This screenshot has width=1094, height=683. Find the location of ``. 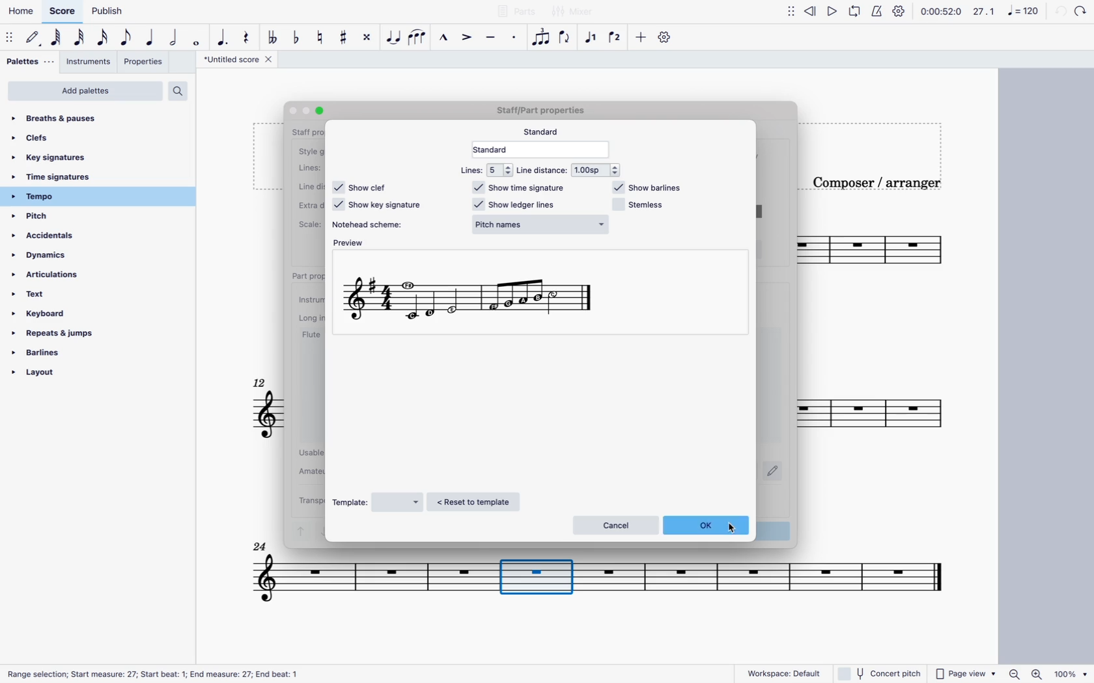

 is located at coordinates (1083, 11).